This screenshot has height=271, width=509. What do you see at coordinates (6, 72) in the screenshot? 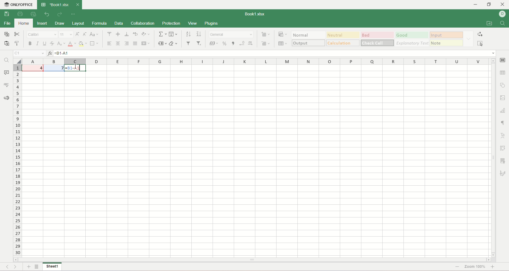
I see `comments` at bounding box center [6, 72].